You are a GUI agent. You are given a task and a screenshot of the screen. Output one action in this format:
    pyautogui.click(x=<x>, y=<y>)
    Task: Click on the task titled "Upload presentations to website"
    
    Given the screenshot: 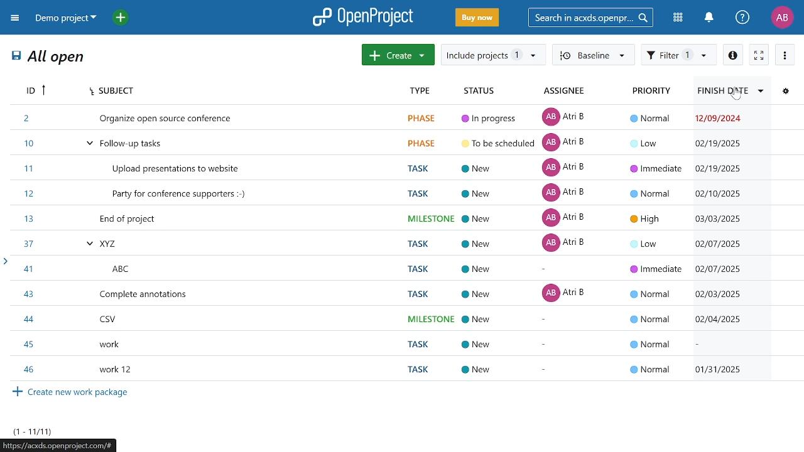 What is the action you would take?
    pyautogui.click(x=407, y=168)
    